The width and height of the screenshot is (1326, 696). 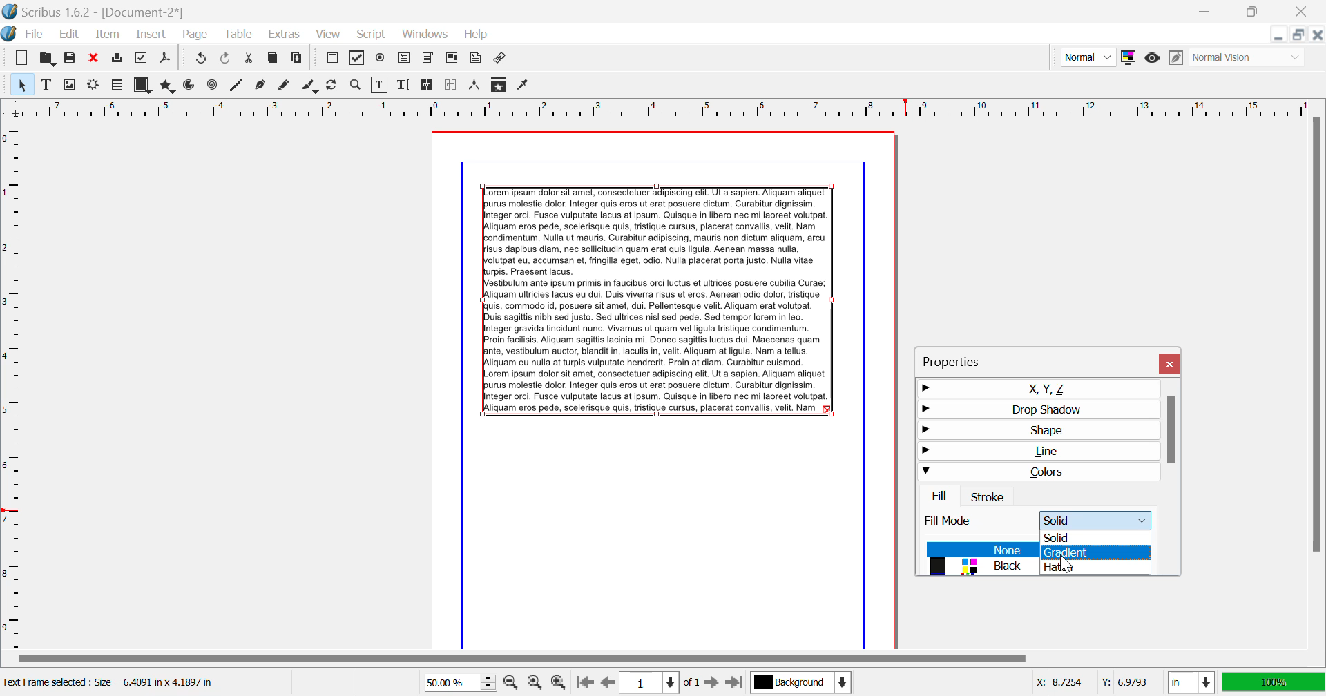 I want to click on Render Frame, so click(x=116, y=86).